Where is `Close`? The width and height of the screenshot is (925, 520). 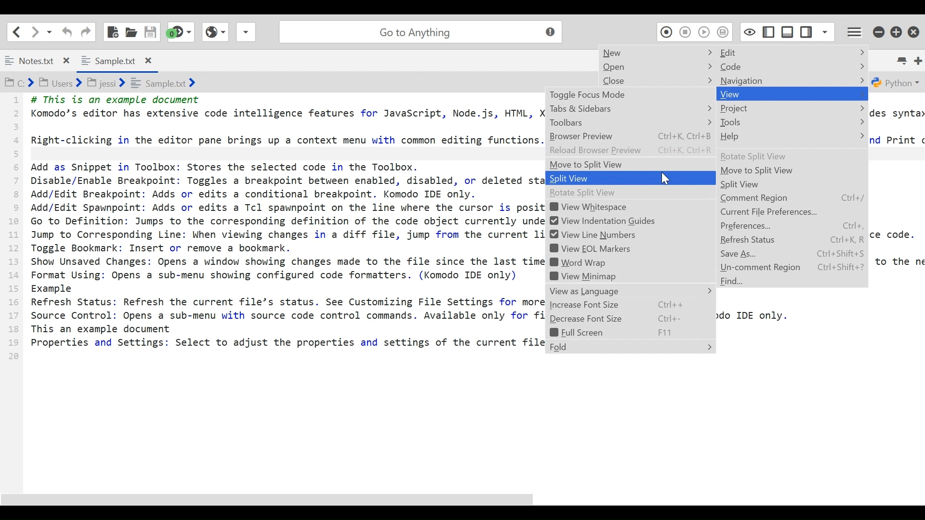
Close is located at coordinates (914, 32).